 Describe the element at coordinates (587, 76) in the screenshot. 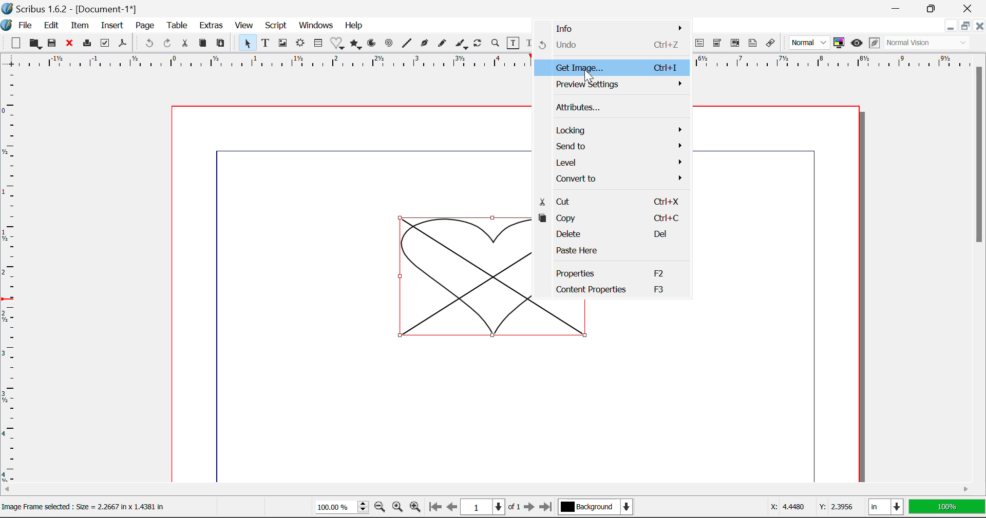

I see `Cursor ` at that location.